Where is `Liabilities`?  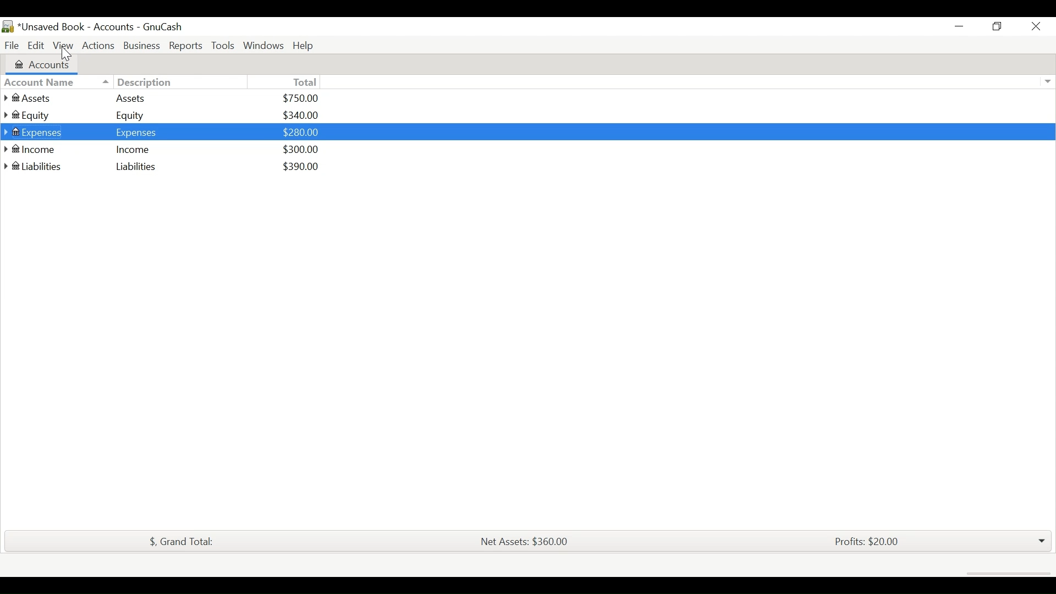 Liabilities is located at coordinates (133, 166).